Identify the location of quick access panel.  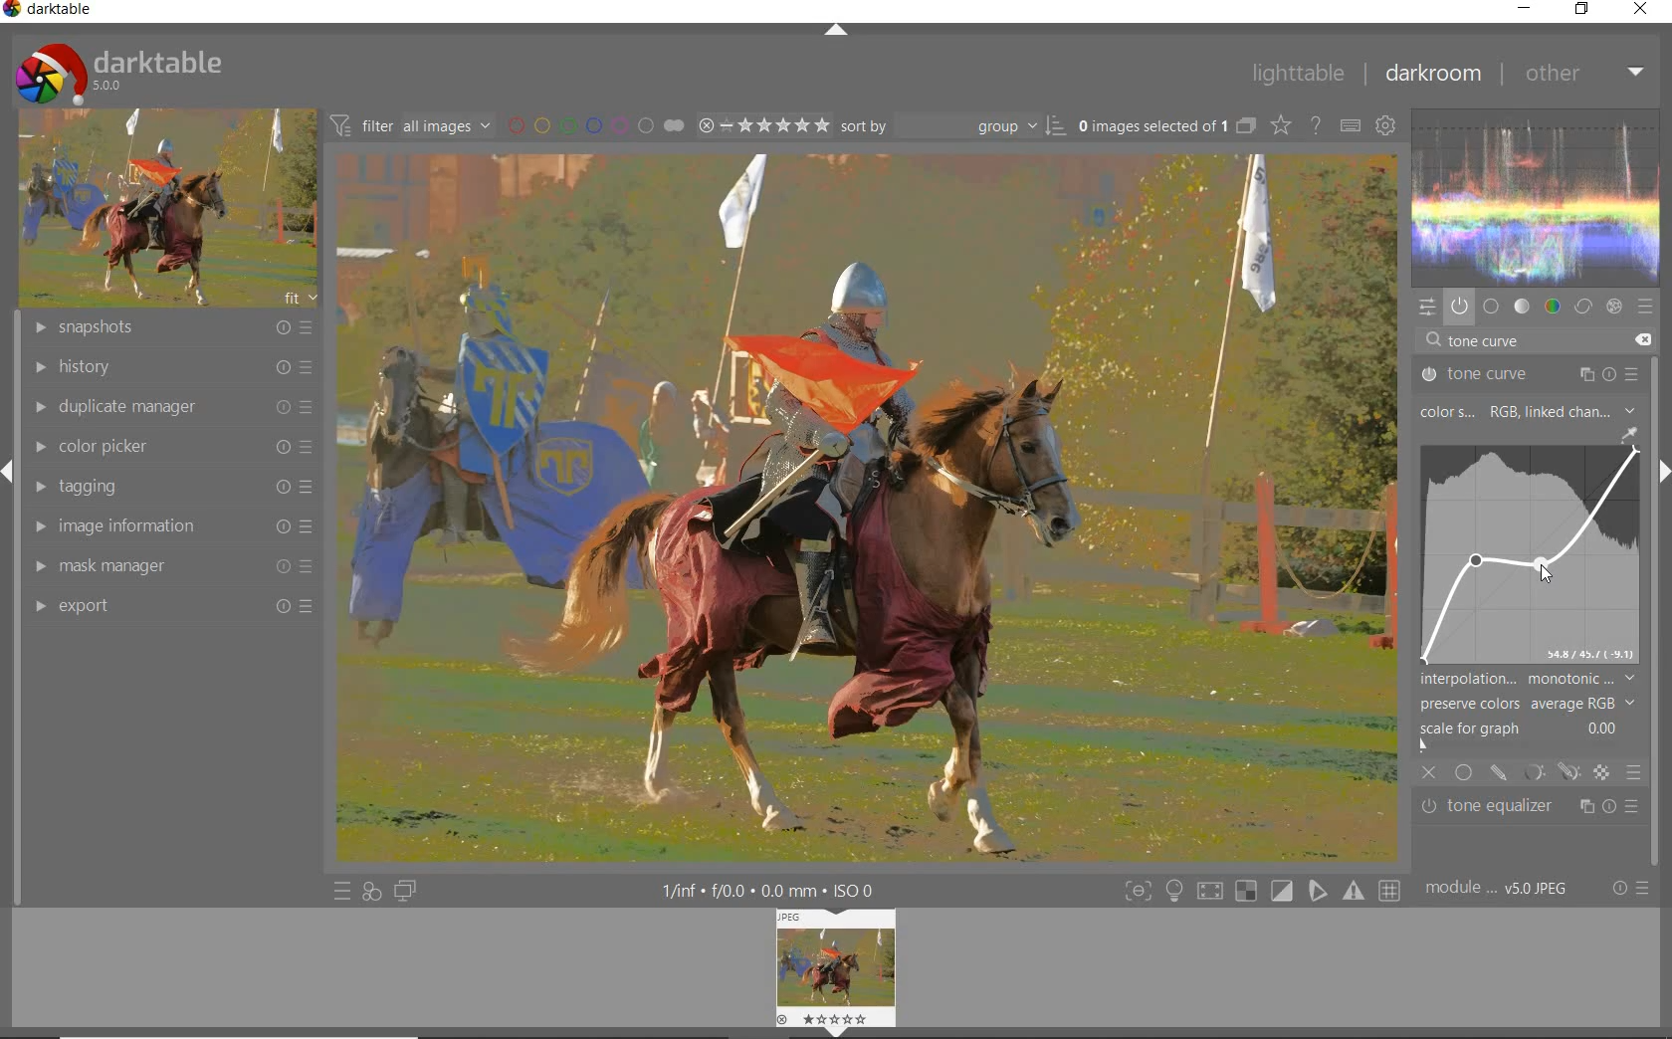
(1424, 307).